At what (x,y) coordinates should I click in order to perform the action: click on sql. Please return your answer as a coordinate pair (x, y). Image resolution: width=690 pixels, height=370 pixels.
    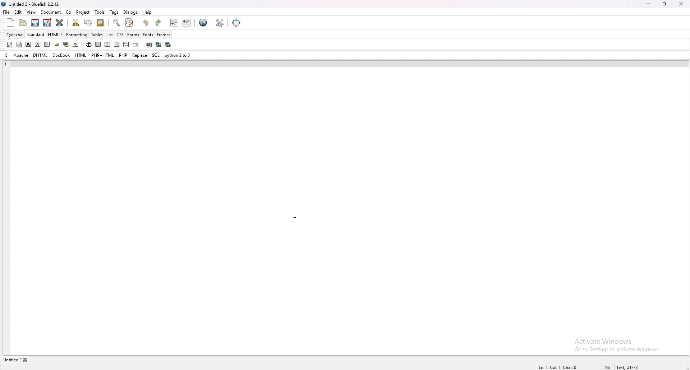
    Looking at the image, I should click on (156, 55).